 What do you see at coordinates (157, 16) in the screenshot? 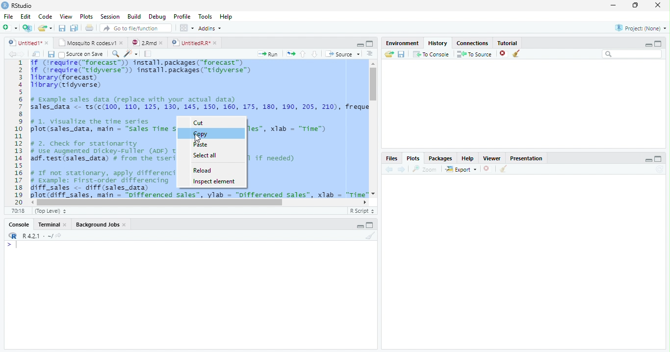
I see `Debug` at bounding box center [157, 16].